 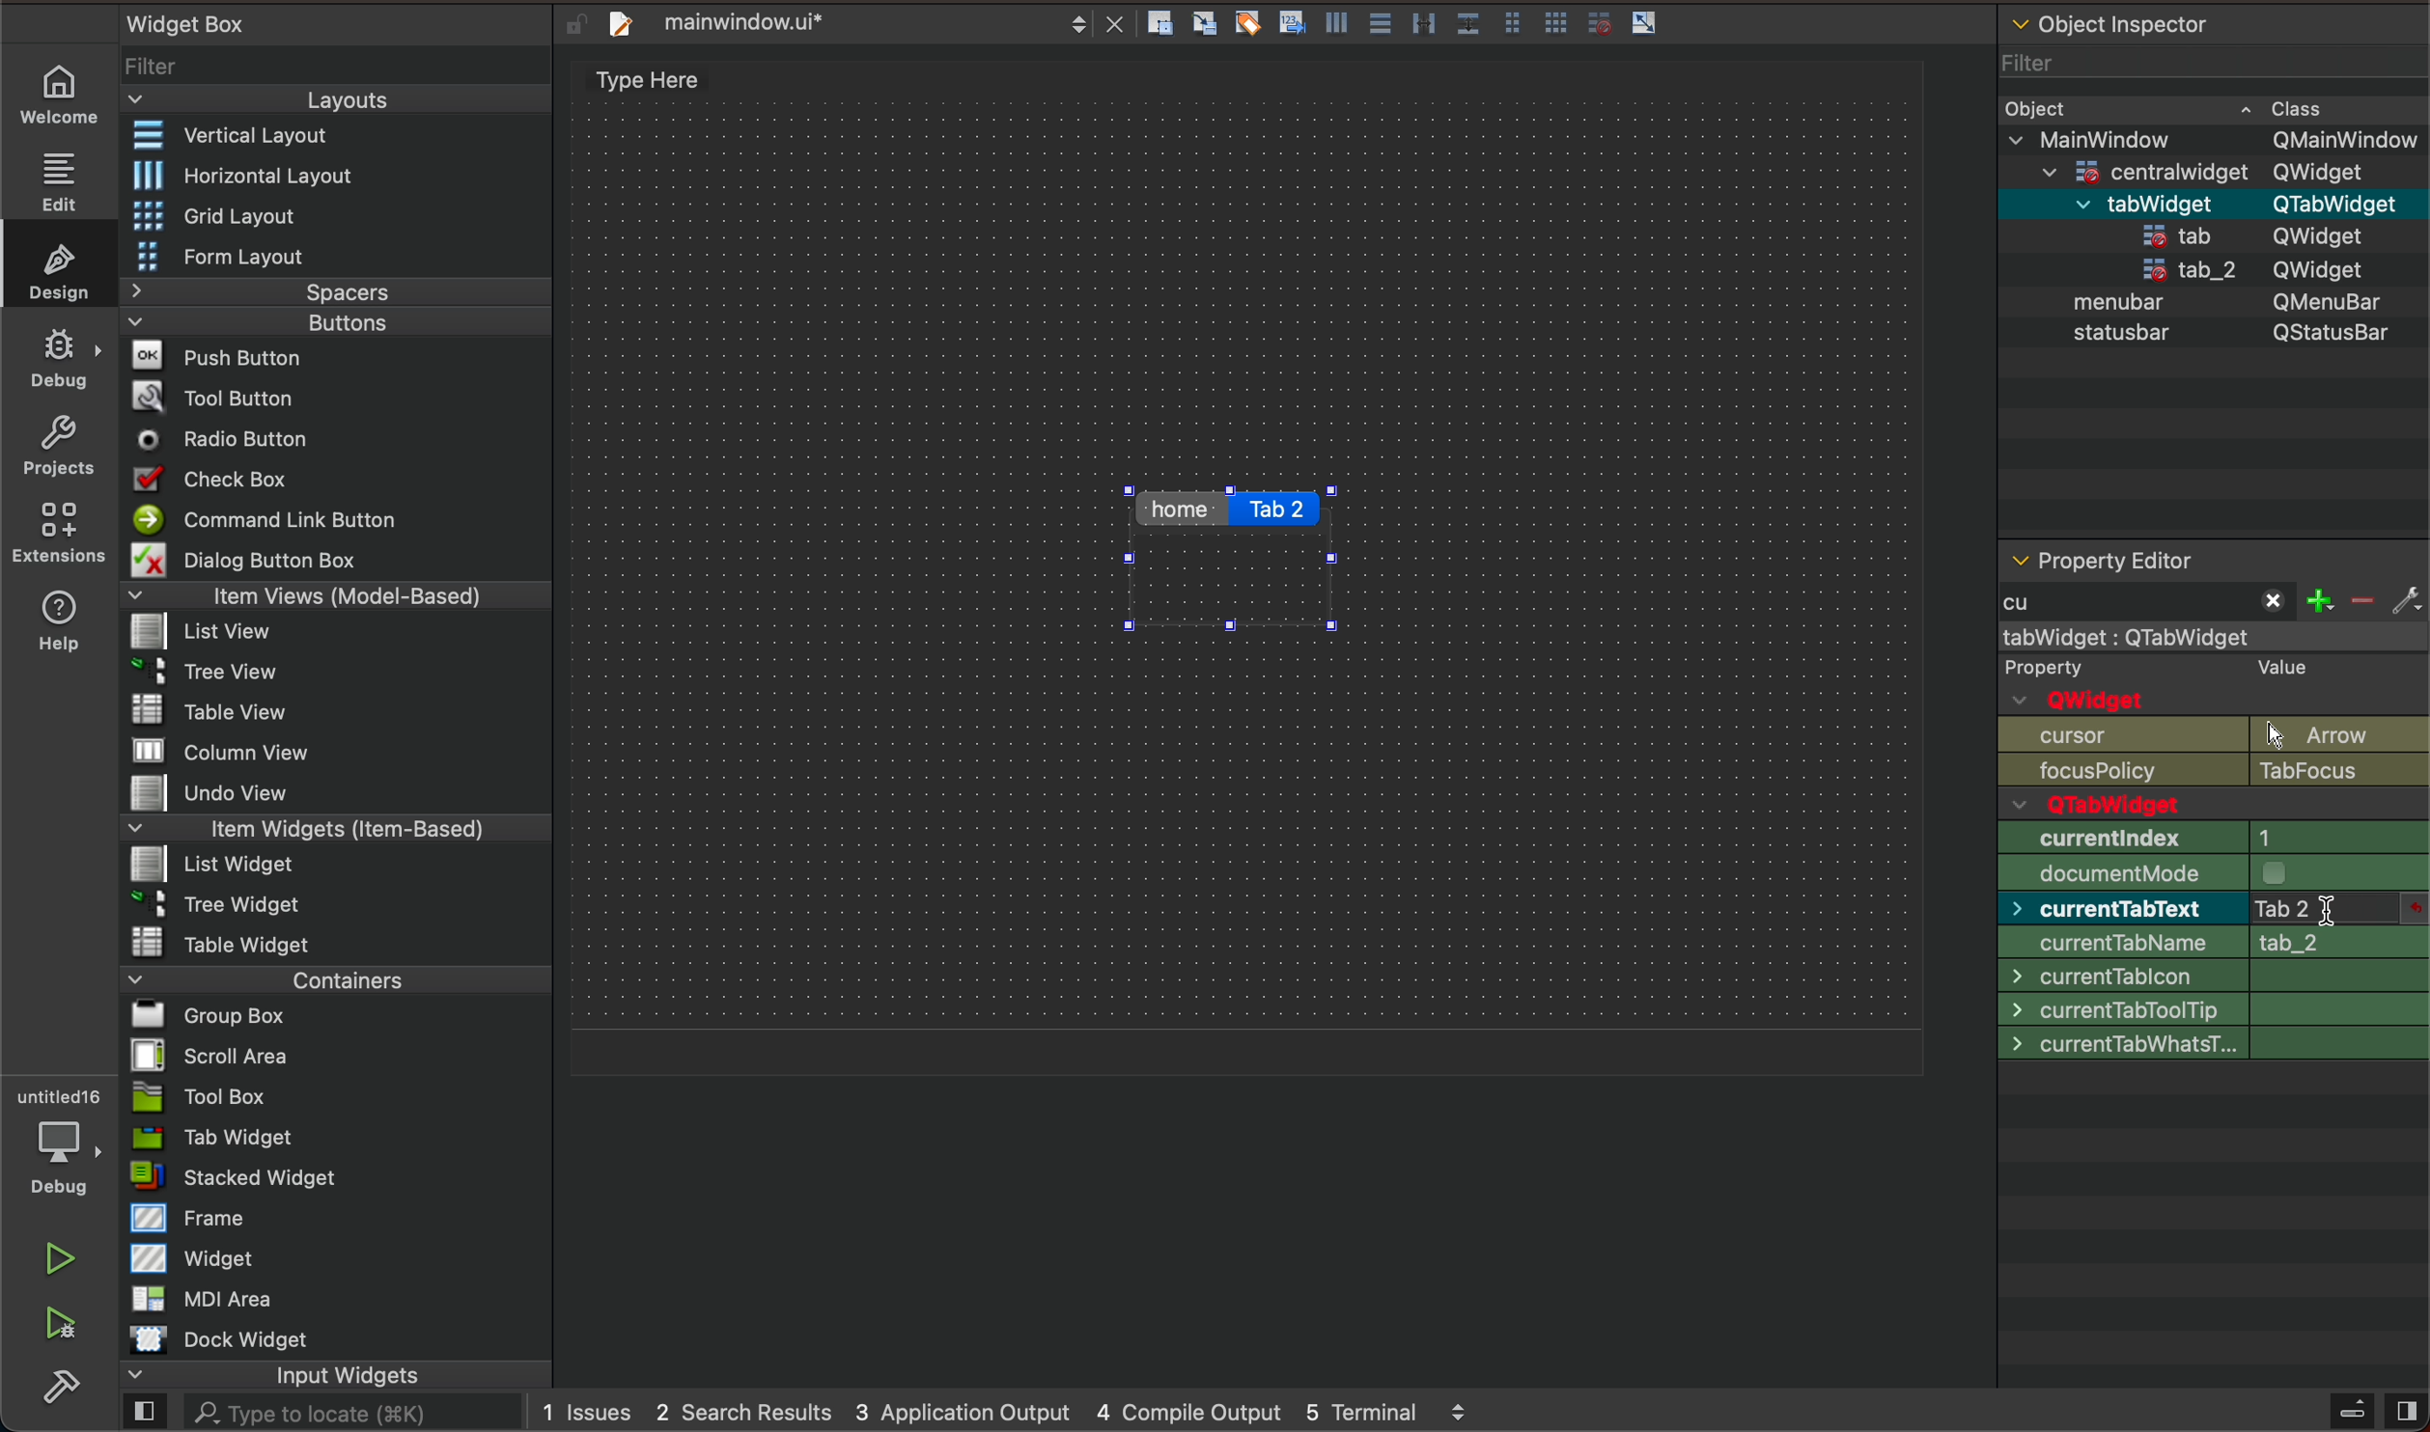 I want to click on home tab, so click(x=1182, y=513).